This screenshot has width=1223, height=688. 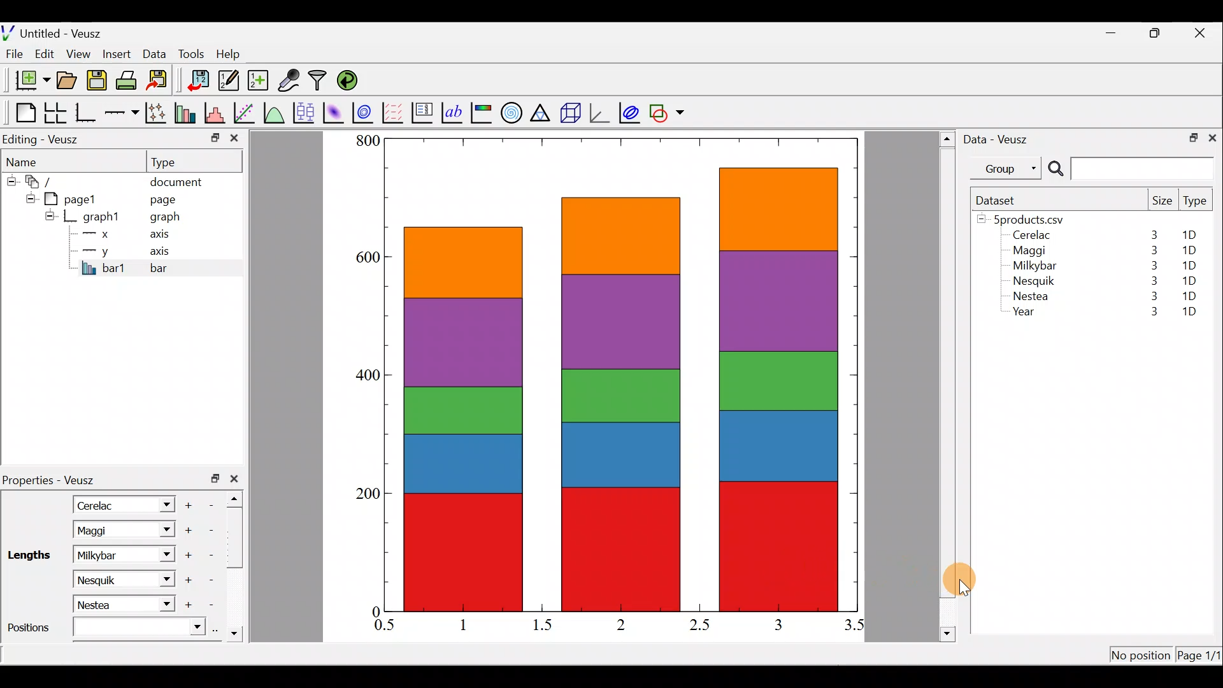 I want to click on Year, so click(x=1027, y=315).